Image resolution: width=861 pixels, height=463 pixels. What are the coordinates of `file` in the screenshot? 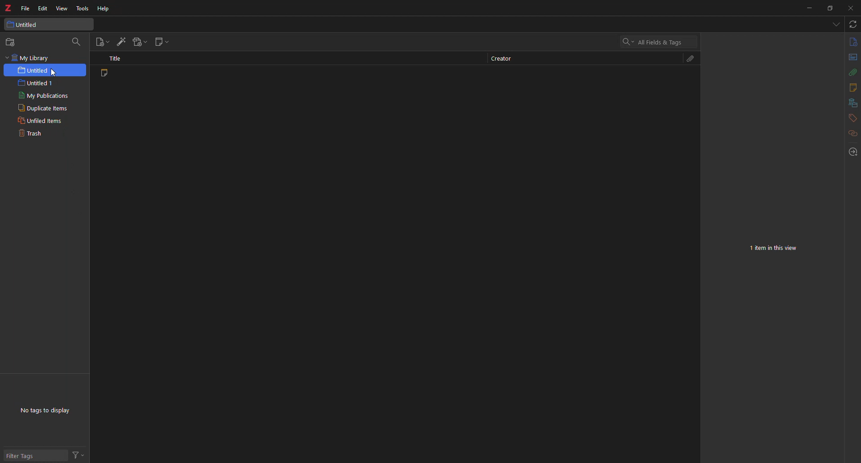 It's located at (22, 8).